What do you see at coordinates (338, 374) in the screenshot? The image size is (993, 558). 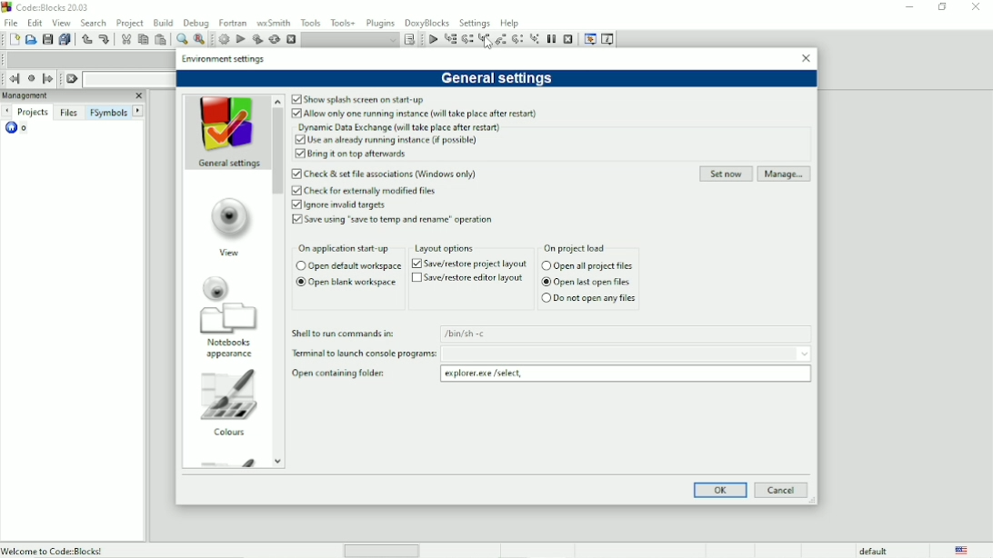 I see `Open containing folder` at bounding box center [338, 374].